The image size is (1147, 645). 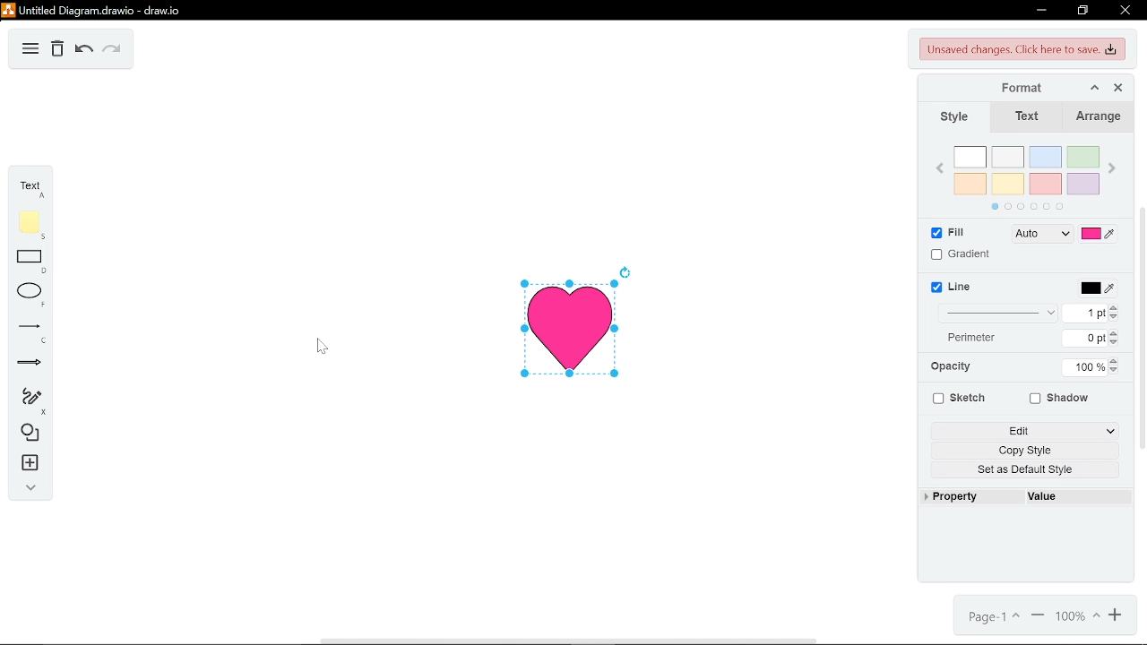 What do you see at coordinates (990, 617) in the screenshot?
I see `page1` at bounding box center [990, 617].